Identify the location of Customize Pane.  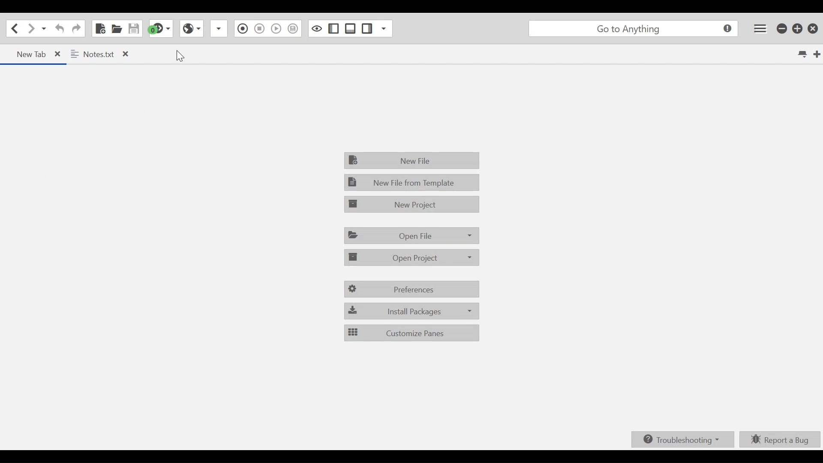
(411, 332).